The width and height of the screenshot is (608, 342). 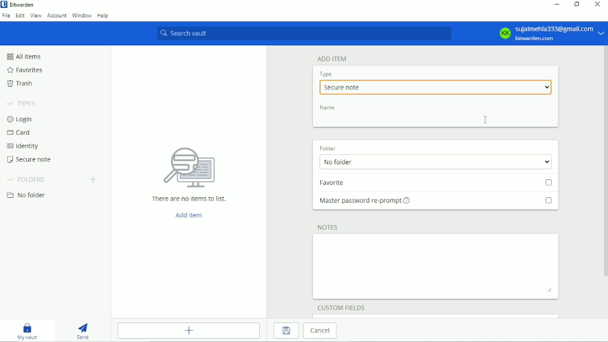 I want to click on Edit, so click(x=21, y=16).